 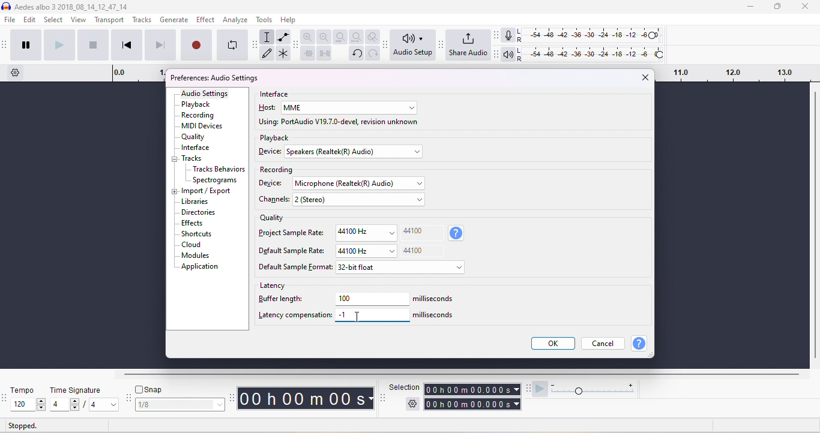 What do you see at coordinates (265, 19) in the screenshot?
I see `tools` at bounding box center [265, 19].